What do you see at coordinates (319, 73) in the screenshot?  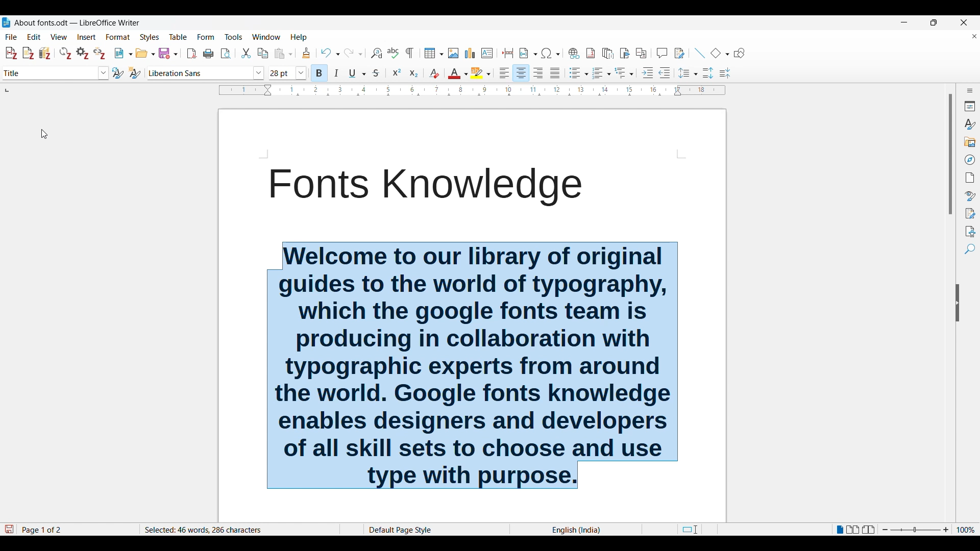 I see `Bold` at bounding box center [319, 73].